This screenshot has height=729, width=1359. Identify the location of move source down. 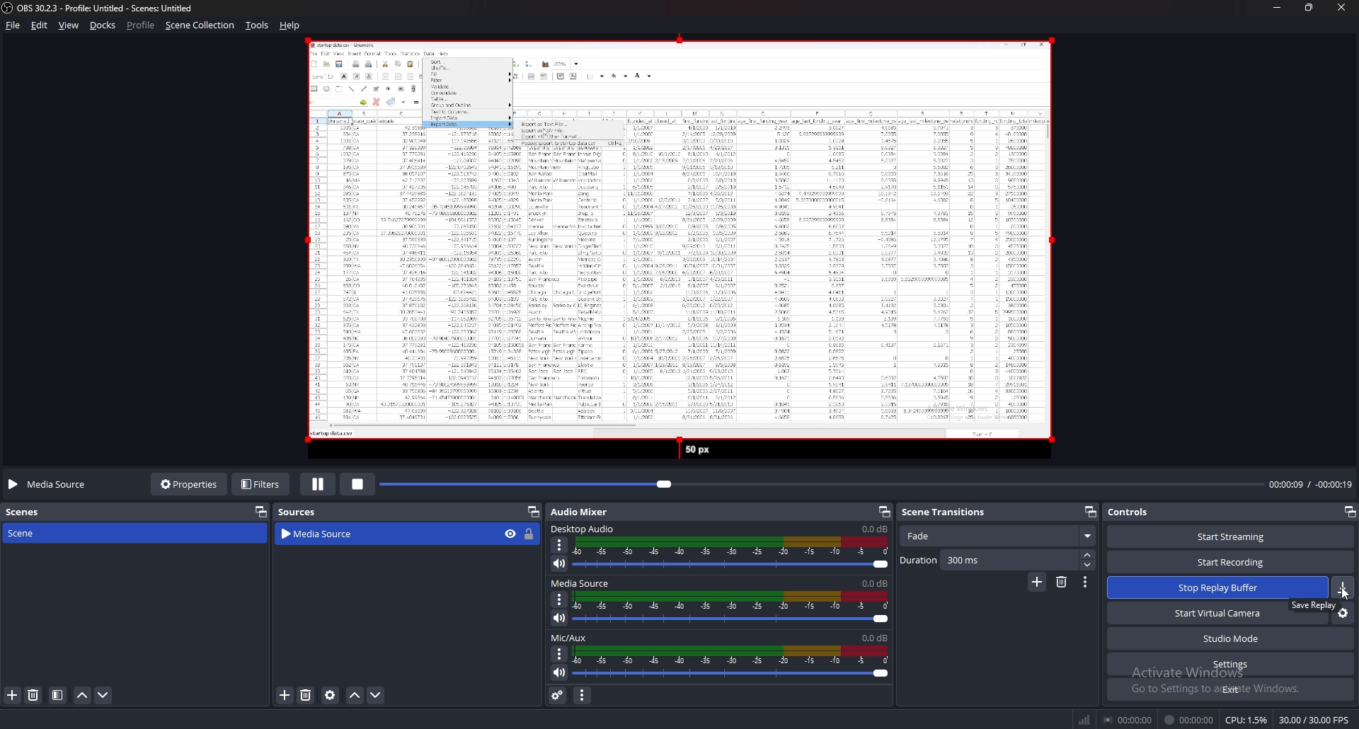
(376, 695).